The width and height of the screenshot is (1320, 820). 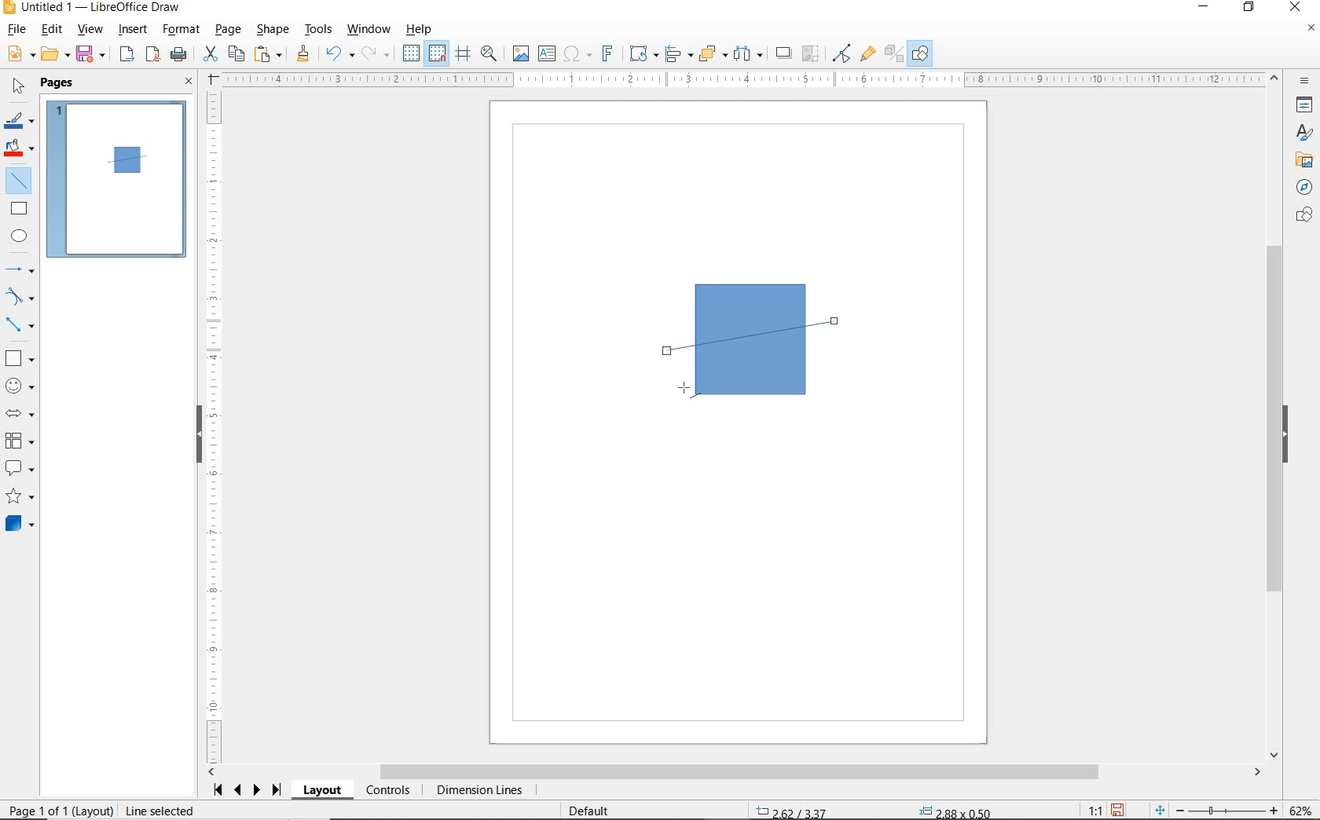 What do you see at coordinates (248, 790) in the screenshot?
I see `SCROLL NEXT` at bounding box center [248, 790].